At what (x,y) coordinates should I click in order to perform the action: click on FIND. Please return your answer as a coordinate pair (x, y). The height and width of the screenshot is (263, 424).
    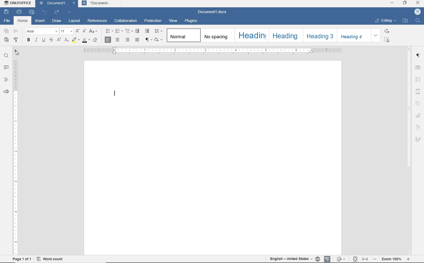
    Looking at the image, I should click on (418, 21).